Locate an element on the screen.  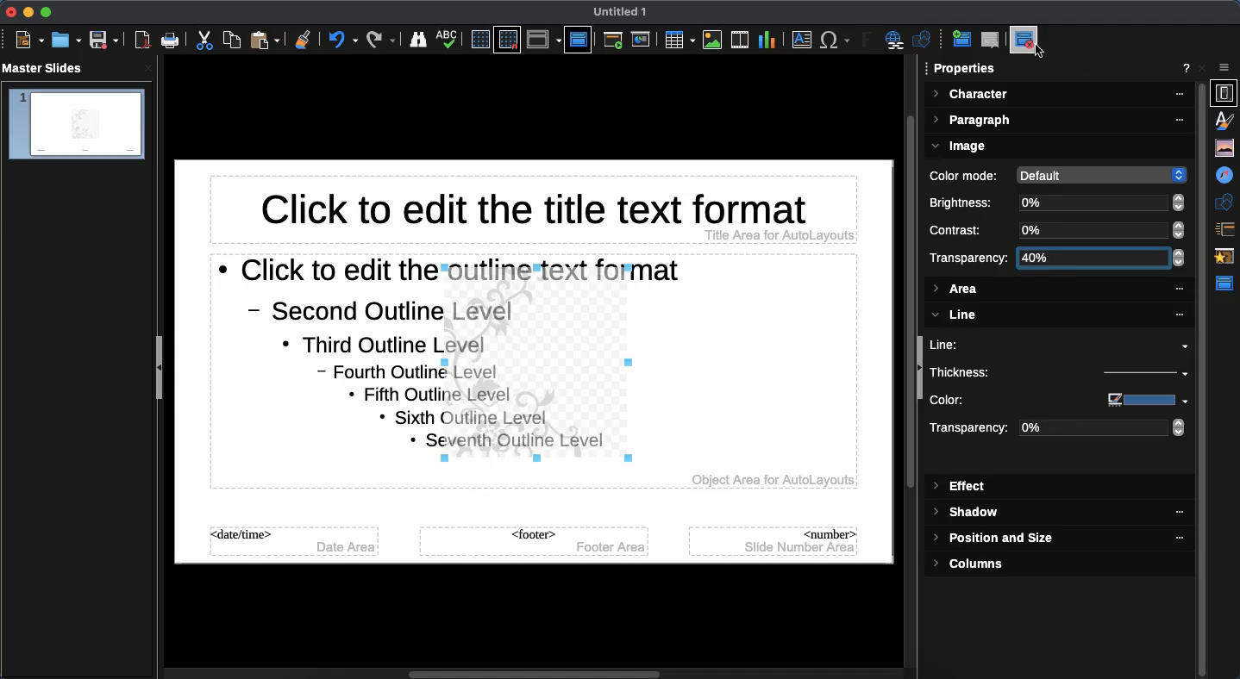
default is located at coordinates (1099, 174).